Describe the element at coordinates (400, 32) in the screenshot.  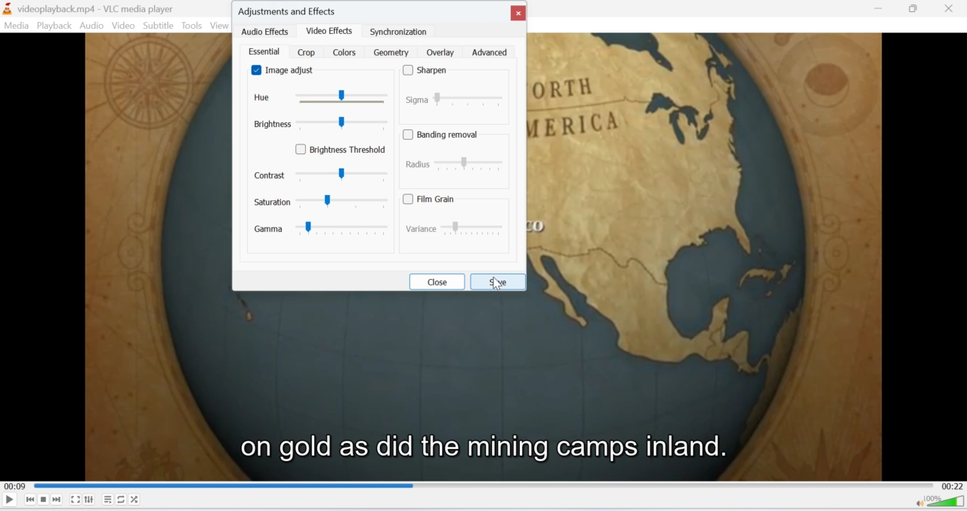
I see `synchronization` at that location.